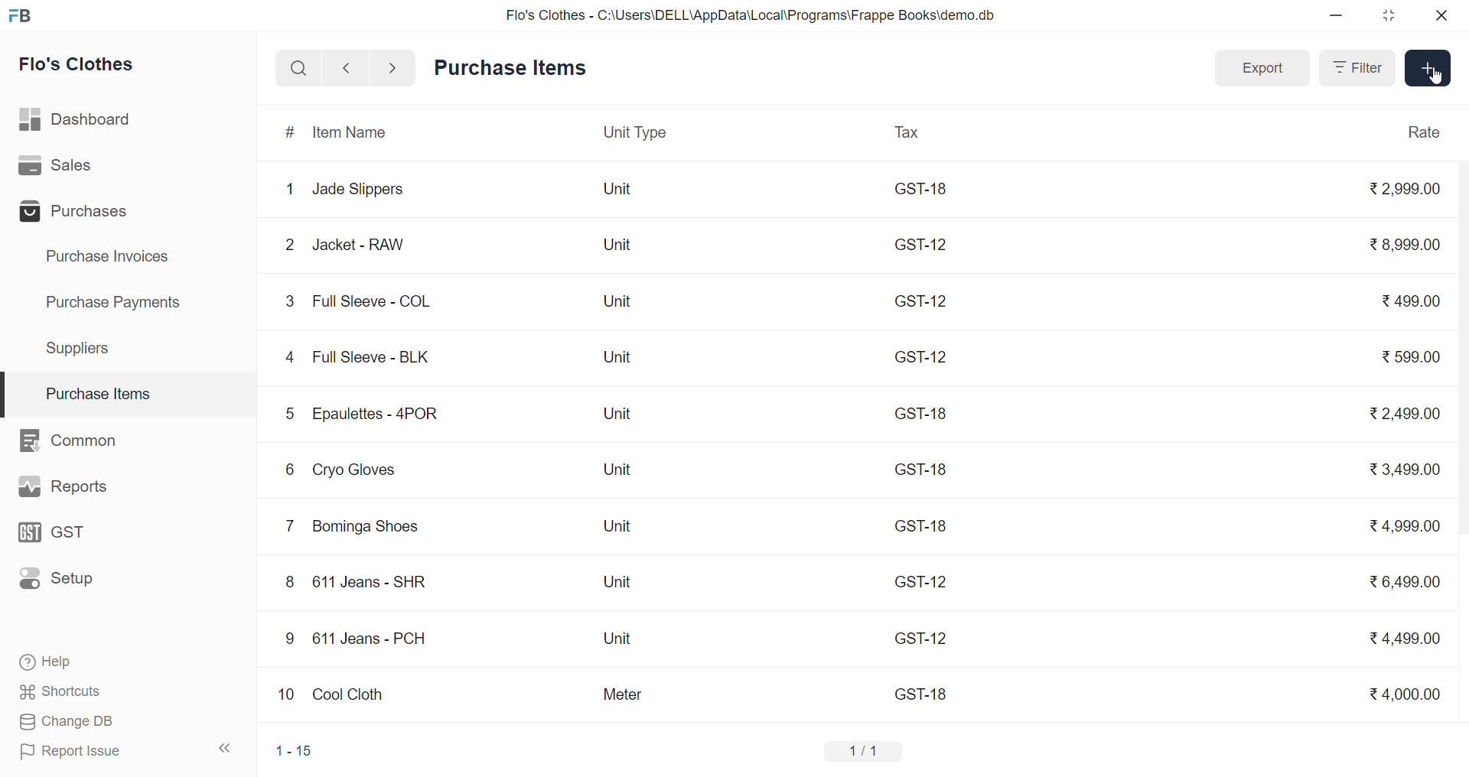 The image size is (1469, 777). What do you see at coordinates (1397, 467) in the screenshot?
I see `₹3,499.00` at bounding box center [1397, 467].